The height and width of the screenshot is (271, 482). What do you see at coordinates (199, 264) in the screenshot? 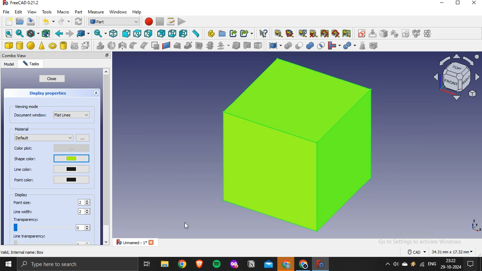
I see `brave` at bounding box center [199, 264].